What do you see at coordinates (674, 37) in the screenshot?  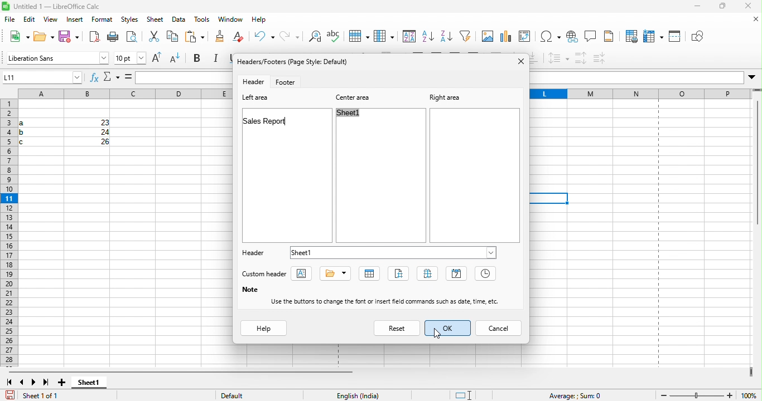 I see `split window` at bounding box center [674, 37].